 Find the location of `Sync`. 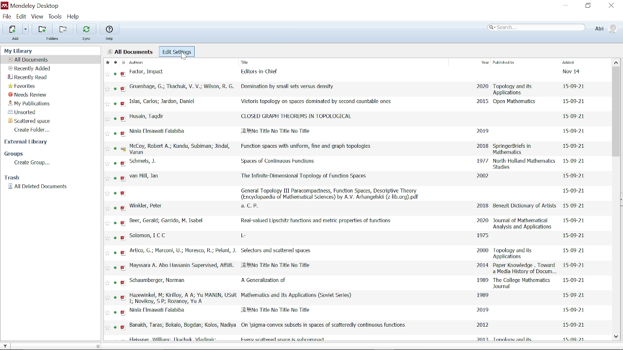

Sync is located at coordinates (86, 28).